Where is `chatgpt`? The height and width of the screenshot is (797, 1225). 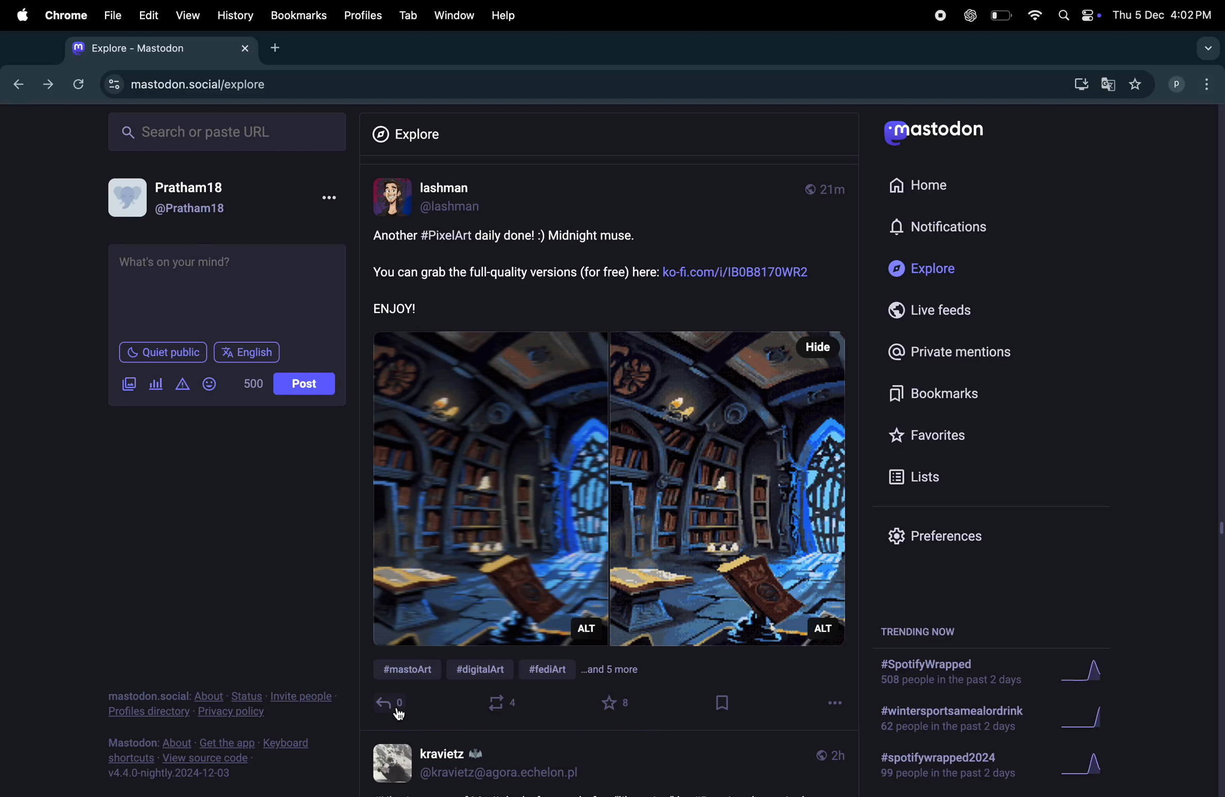
chatgpt is located at coordinates (969, 16).